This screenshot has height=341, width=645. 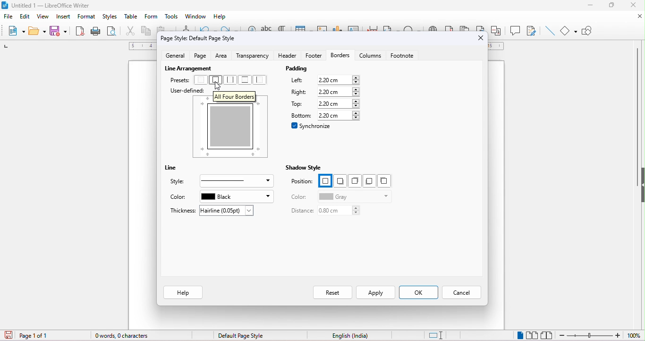 What do you see at coordinates (201, 56) in the screenshot?
I see `page` at bounding box center [201, 56].